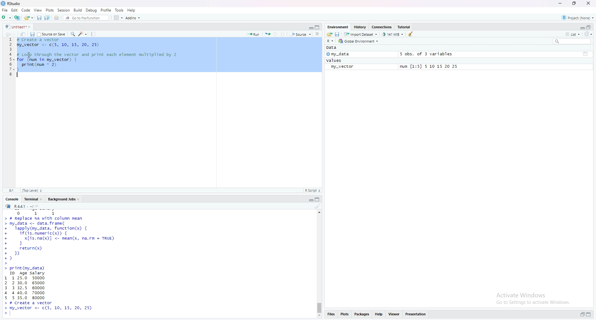  What do you see at coordinates (581, 27) in the screenshot?
I see `expand` at bounding box center [581, 27].